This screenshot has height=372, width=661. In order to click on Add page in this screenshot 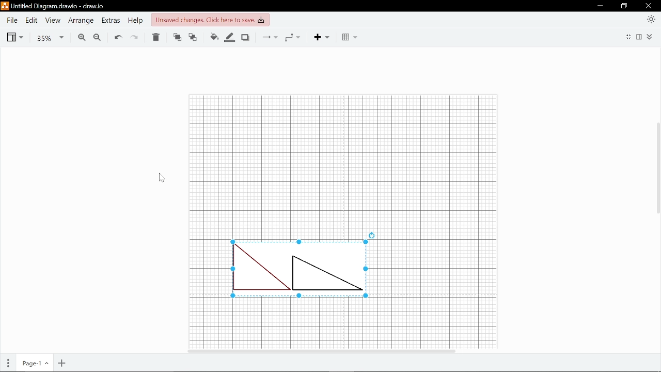, I will do `click(63, 363)`.